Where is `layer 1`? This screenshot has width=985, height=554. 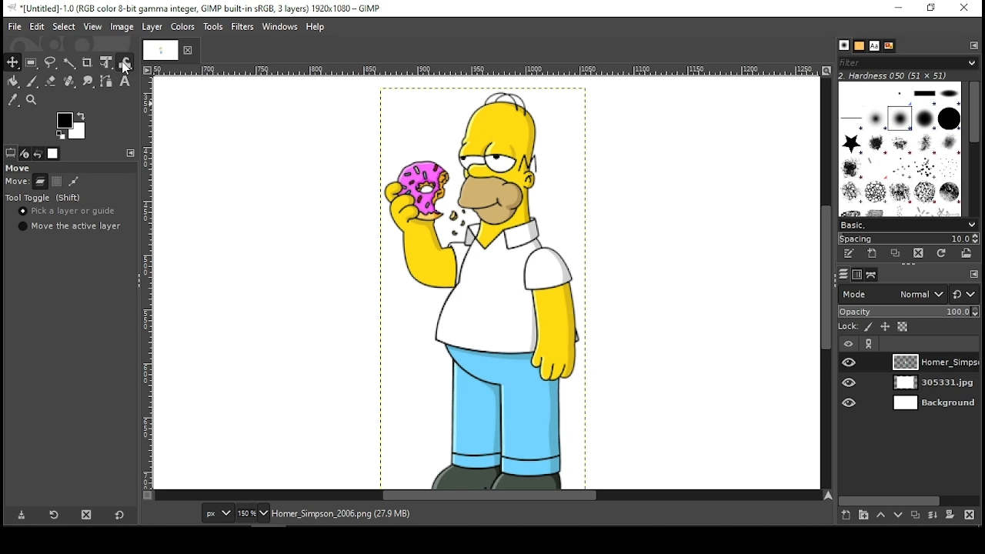
layer 1 is located at coordinates (934, 362).